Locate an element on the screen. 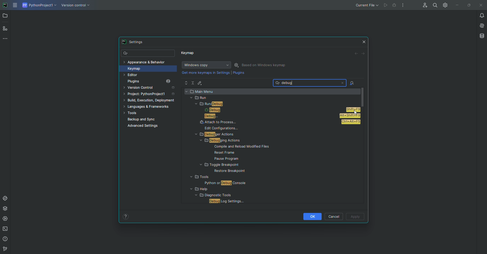 The width and height of the screenshot is (487, 254). Notifications is located at coordinates (479, 15).